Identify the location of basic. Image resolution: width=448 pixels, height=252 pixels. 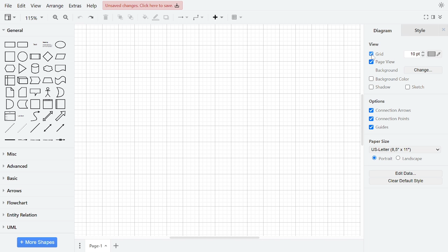
(36, 178).